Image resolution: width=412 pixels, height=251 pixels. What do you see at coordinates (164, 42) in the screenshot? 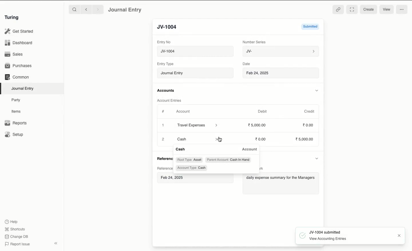
I see `Entry No` at bounding box center [164, 42].